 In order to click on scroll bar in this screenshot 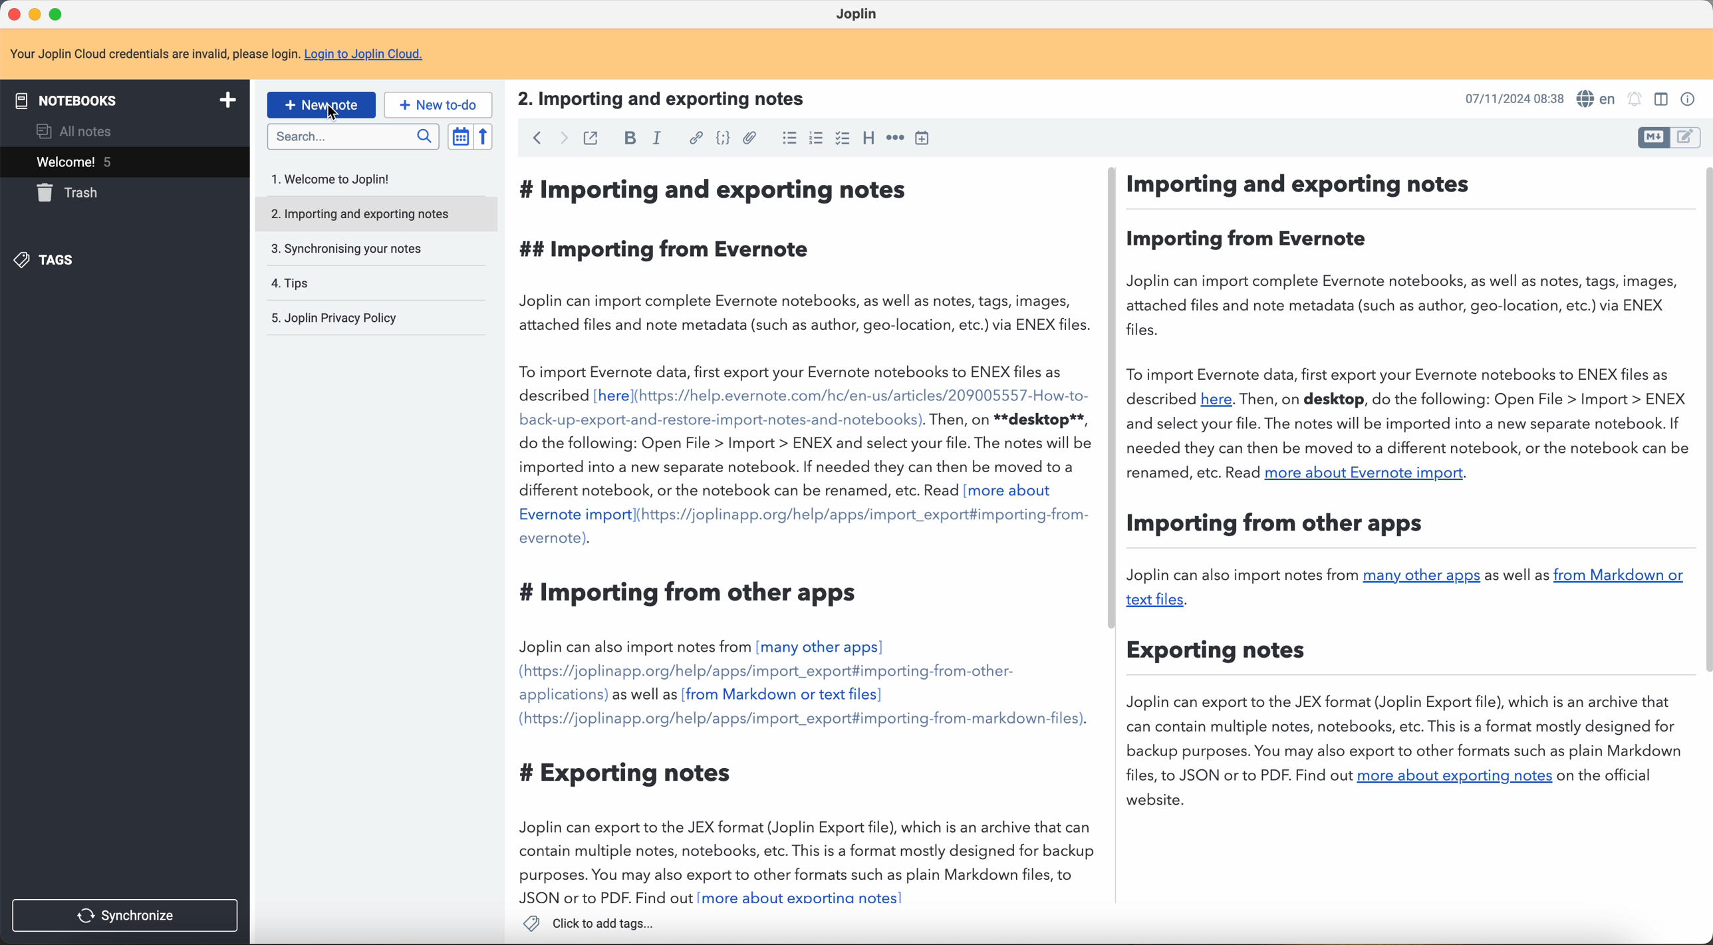, I will do `click(1113, 401)`.